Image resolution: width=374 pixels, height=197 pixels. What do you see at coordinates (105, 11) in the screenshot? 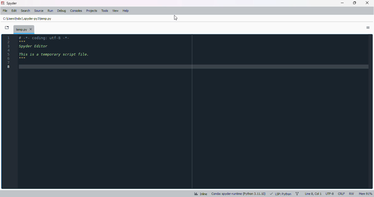
I see `tools` at bounding box center [105, 11].